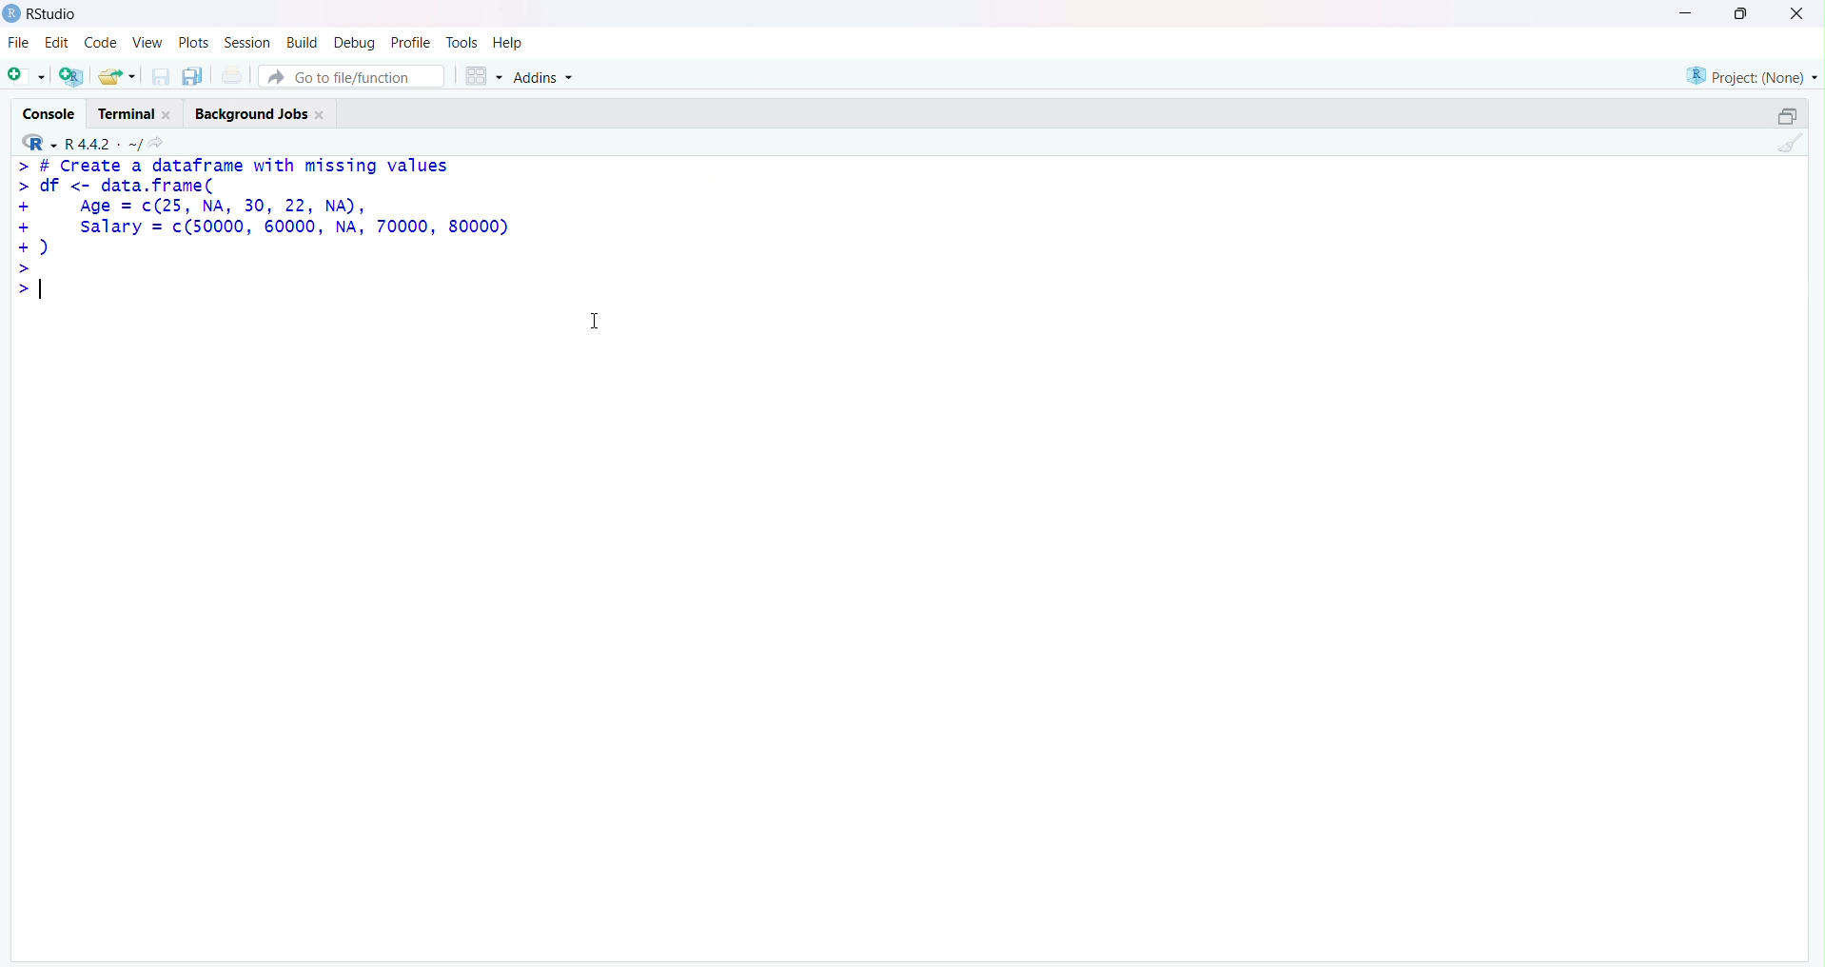  Describe the element at coordinates (232, 73) in the screenshot. I see `Print the current file` at that location.